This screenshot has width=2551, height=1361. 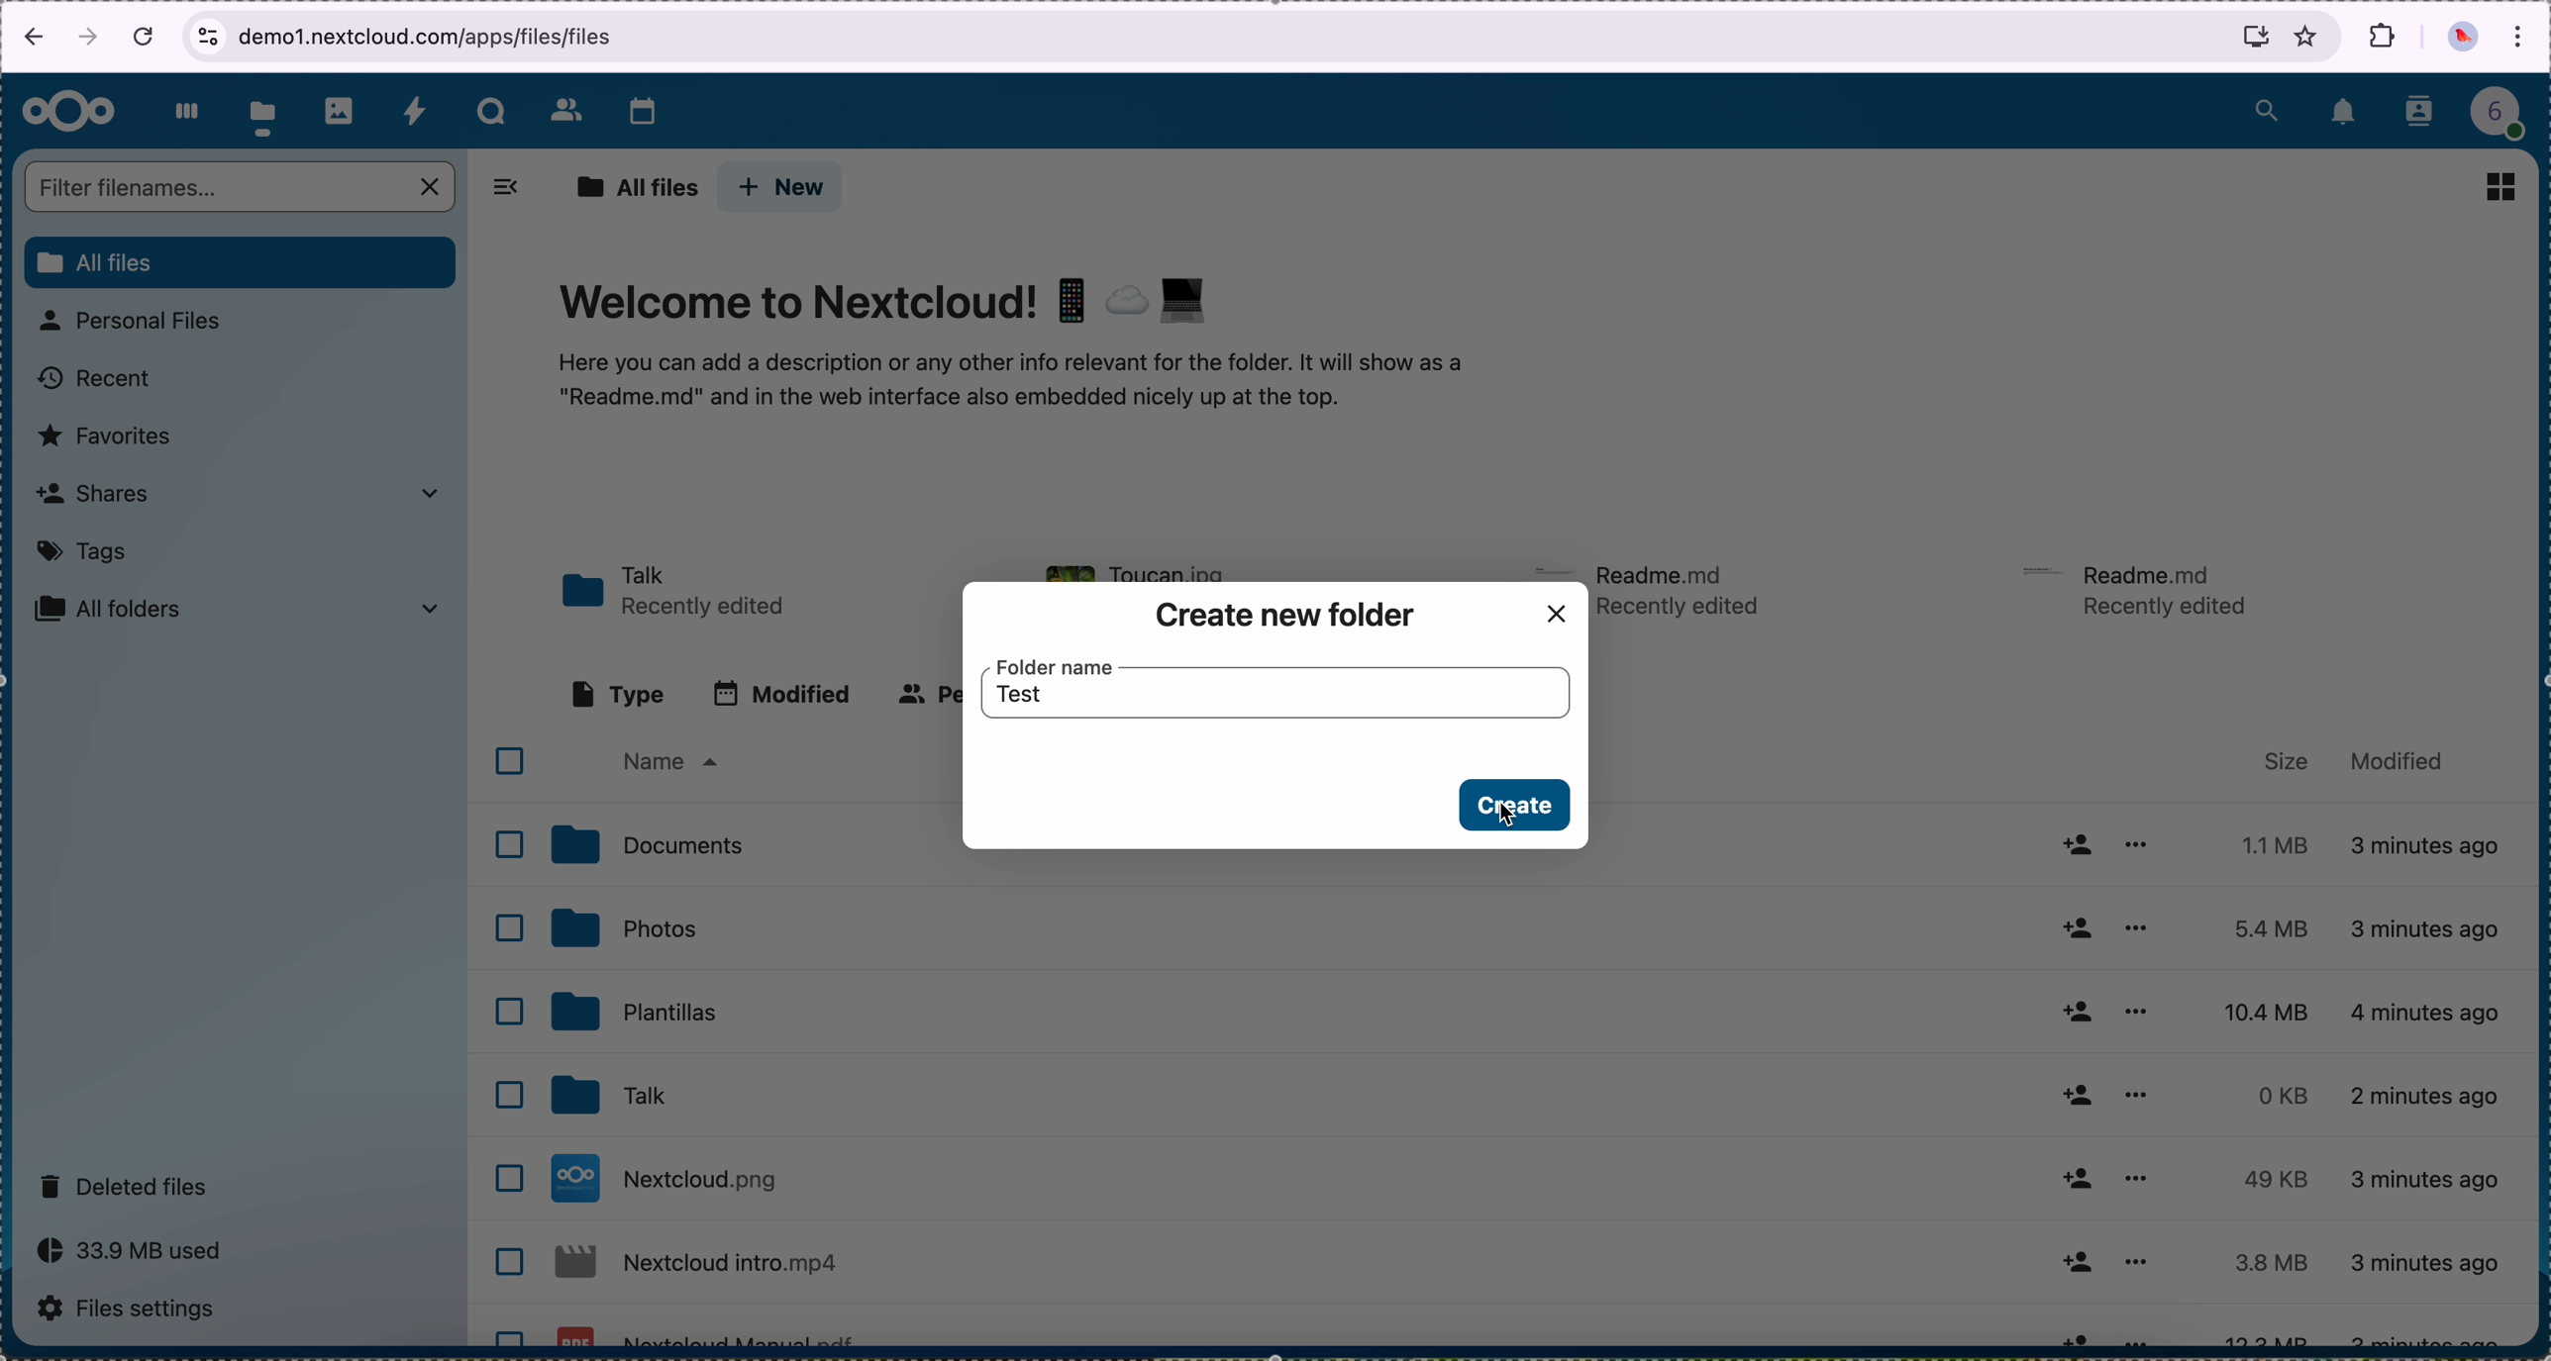 I want to click on more options, so click(x=2133, y=1009).